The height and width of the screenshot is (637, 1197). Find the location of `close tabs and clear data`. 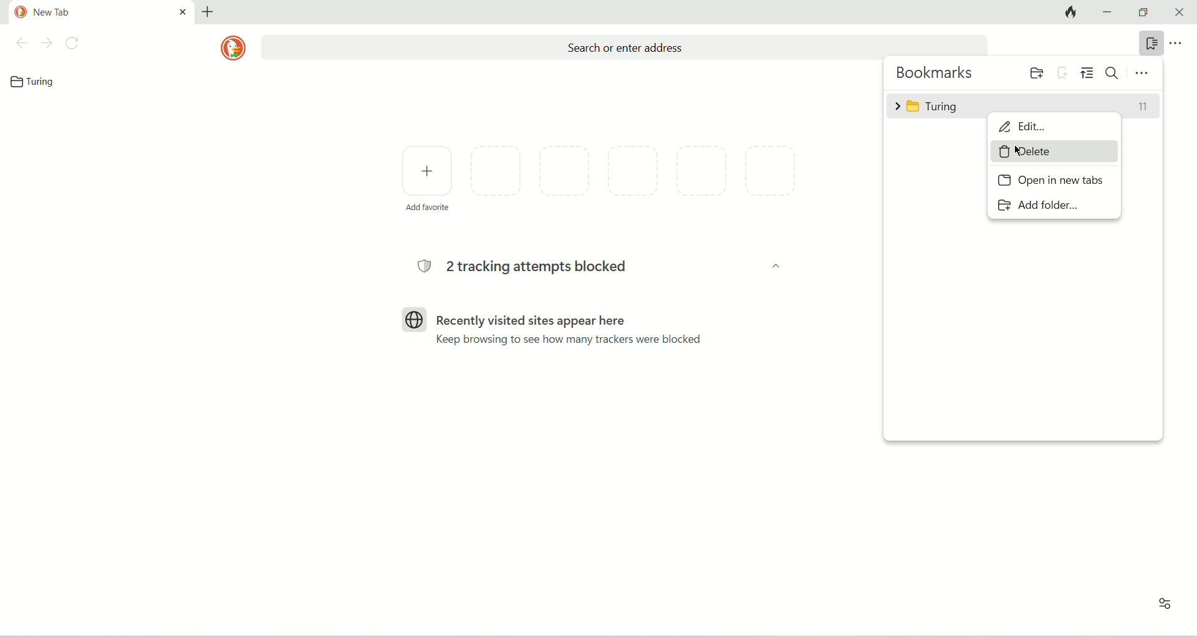

close tabs and clear data is located at coordinates (1067, 12).